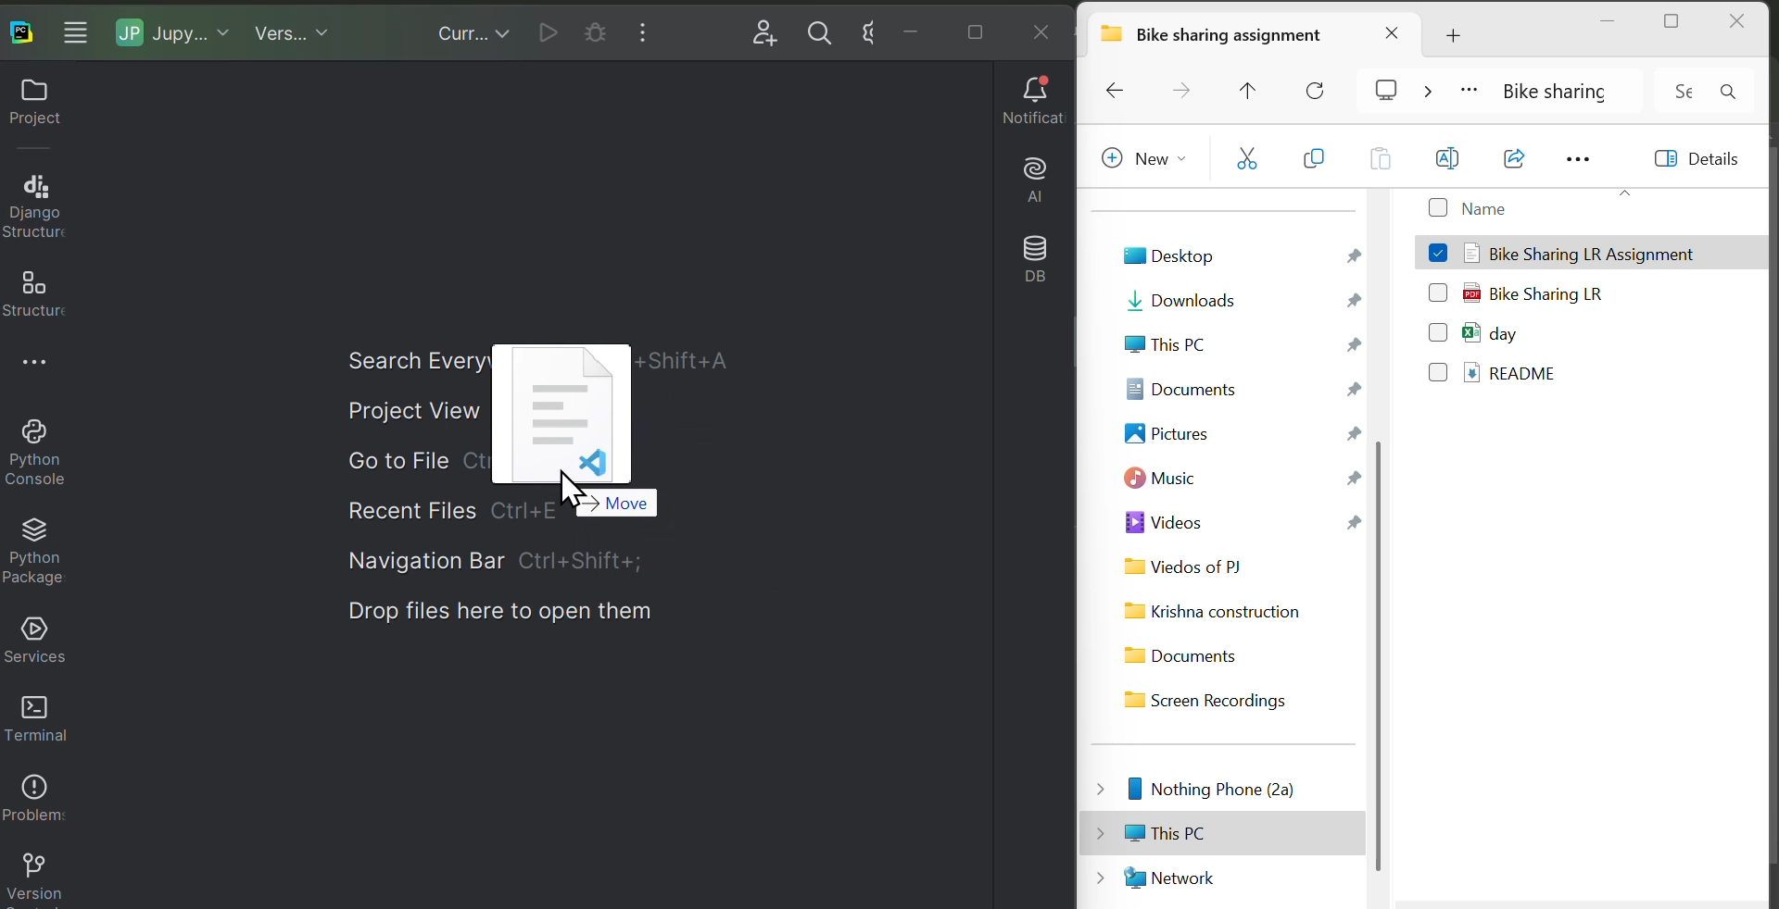 The width and height of the screenshot is (1779, 909). What do you see at coordinates (1208, 830) in the screenshot?
I see `This PC` at bounding box center [1208, 830].